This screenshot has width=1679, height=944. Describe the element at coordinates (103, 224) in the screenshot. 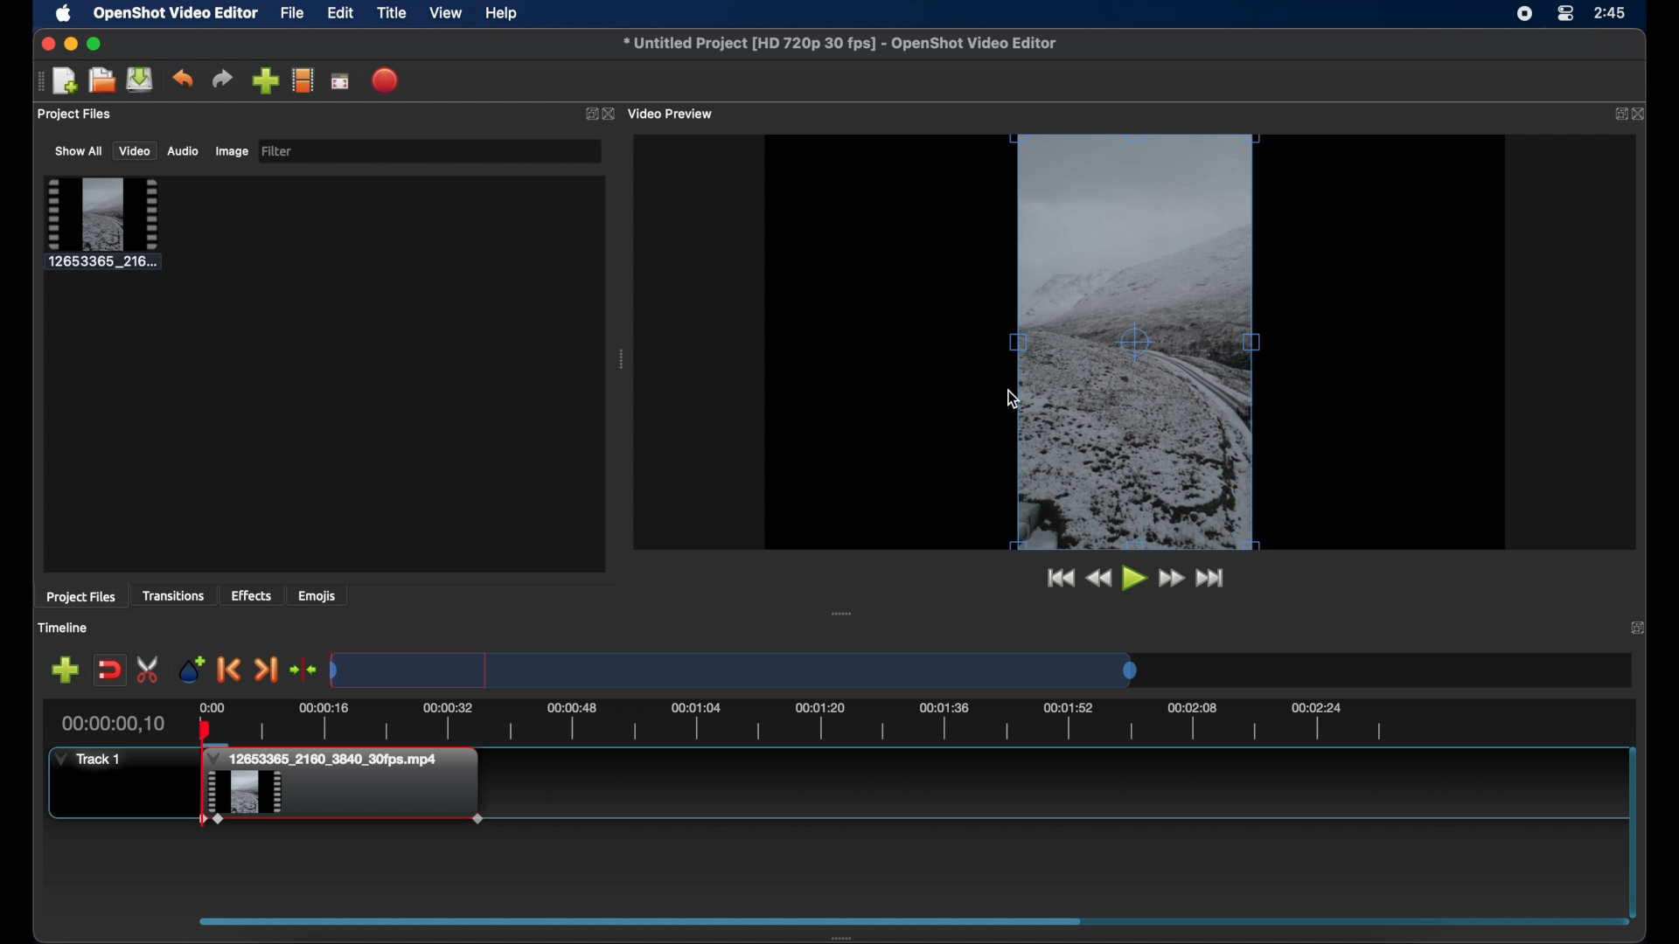

I see `clip` at that location.